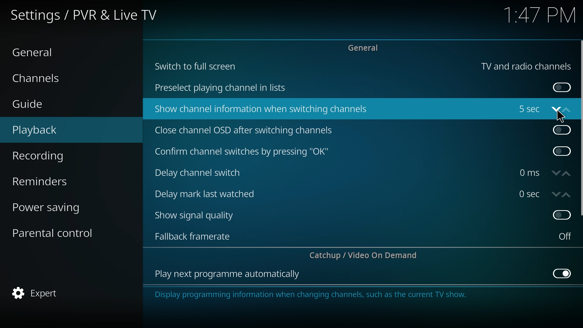  Describe the element at coordinates (529, 173) in the screenshot. I see `time` at that location.